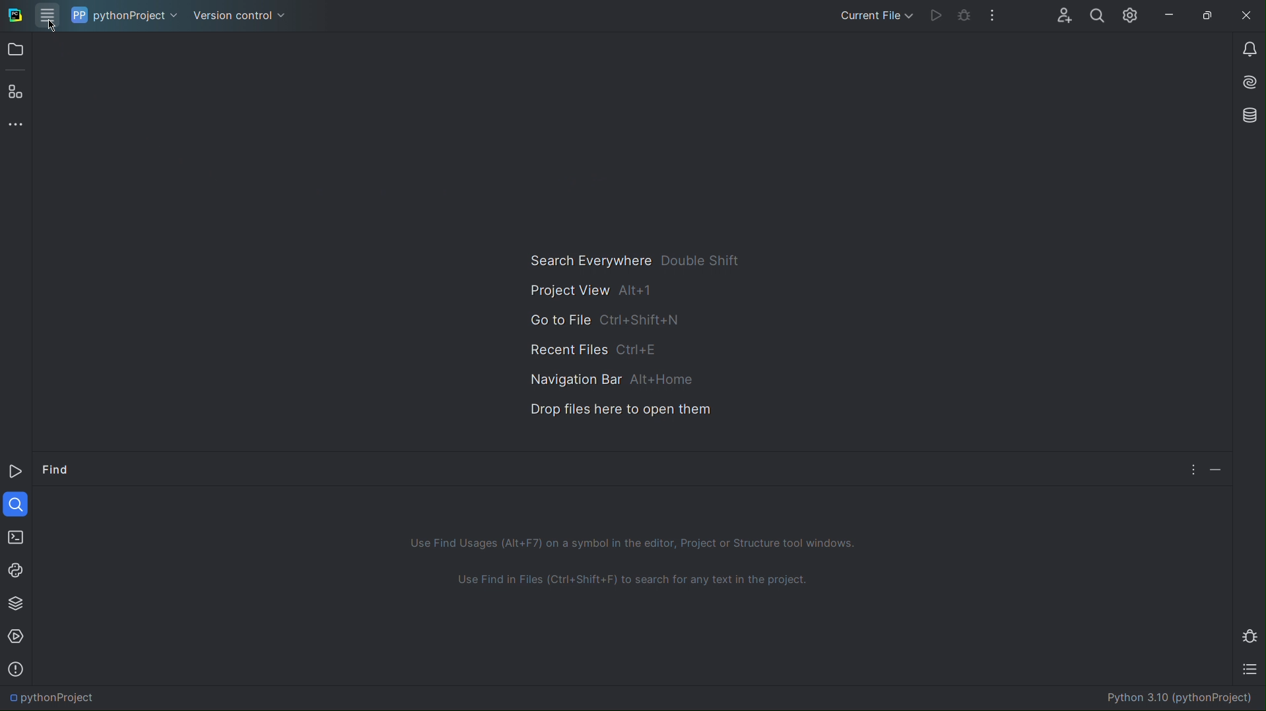 The width and height of the screenshot is (1266, 711). Describe the element at coordinates (1247, 16) in the screenshot. I see `Close` at that location.